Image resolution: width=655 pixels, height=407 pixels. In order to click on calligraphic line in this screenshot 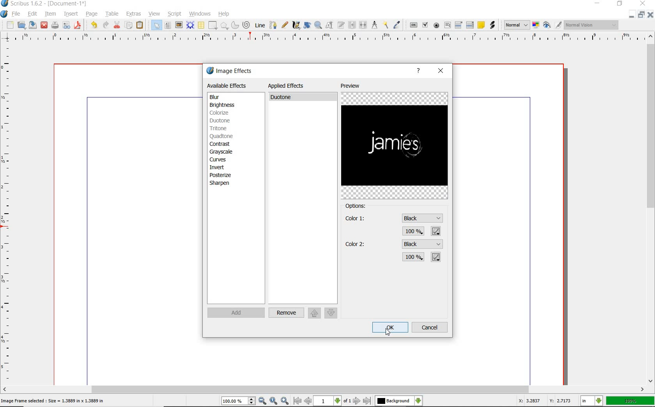, I will do `click(297, 26)`.